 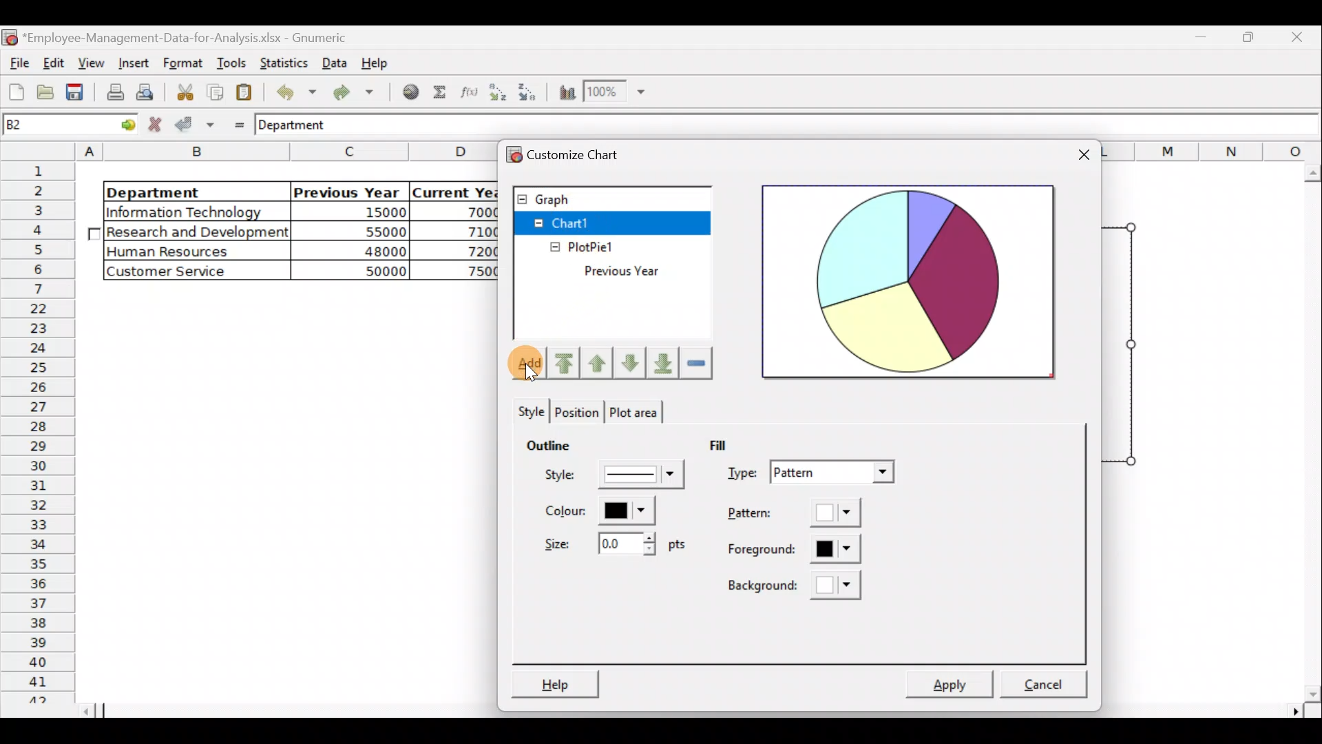 I want to click on Formula bar, so click(x=841, y=128).